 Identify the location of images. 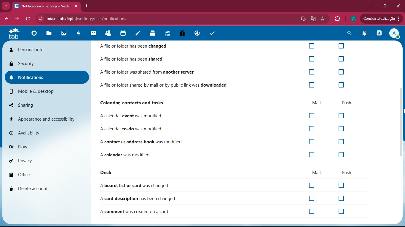
(63, 33).